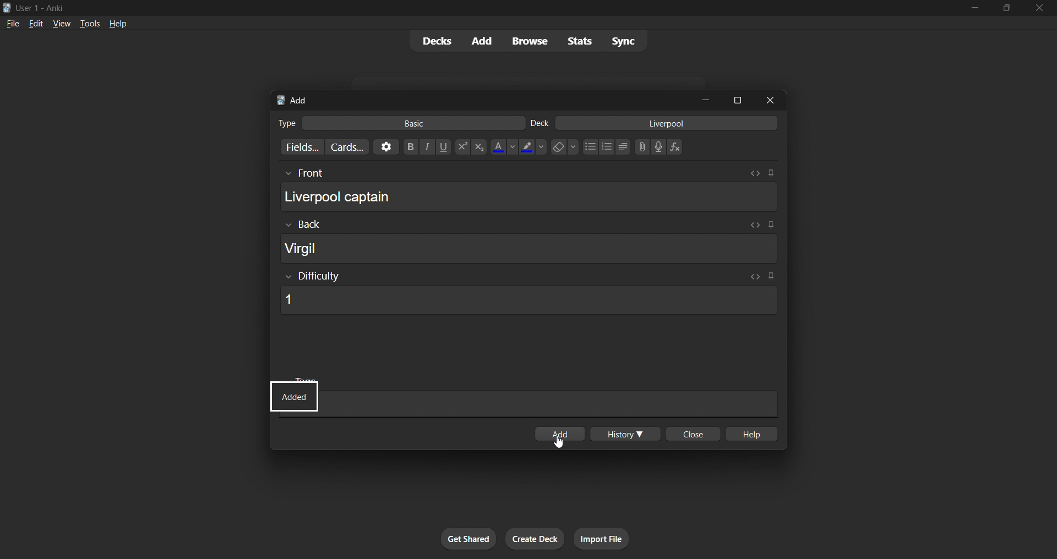  Describe the element at coordinates (770, 100) in the screenshot. I see `close` at that location.